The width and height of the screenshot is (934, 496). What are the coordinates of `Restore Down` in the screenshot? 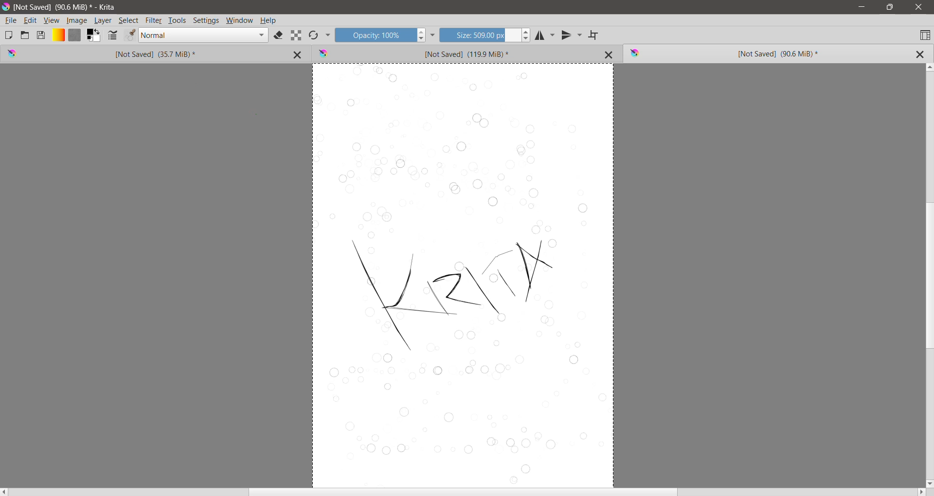 It's located at (890, 7).